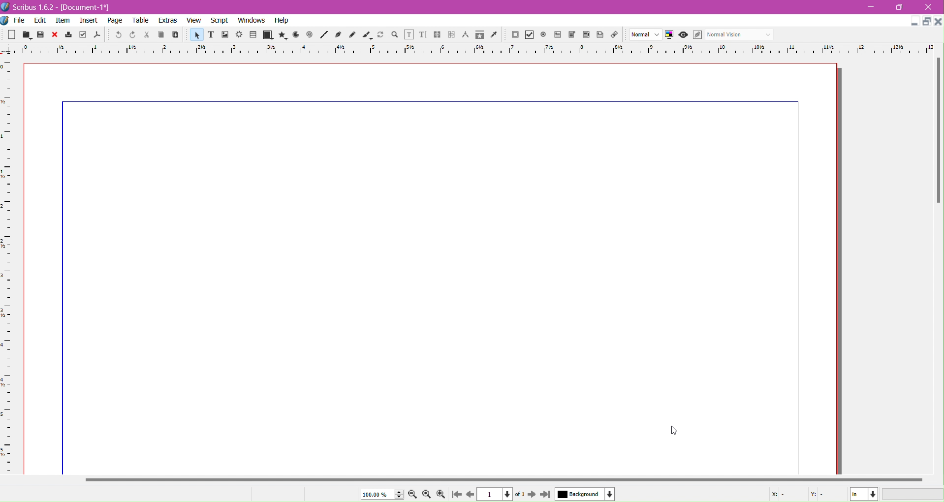 Image resolution: width=944 pixels, height=502 pixels. What do you see at coordinates (324, 35) in the screenshot?
I see `line` at bounding box center [324, 35].